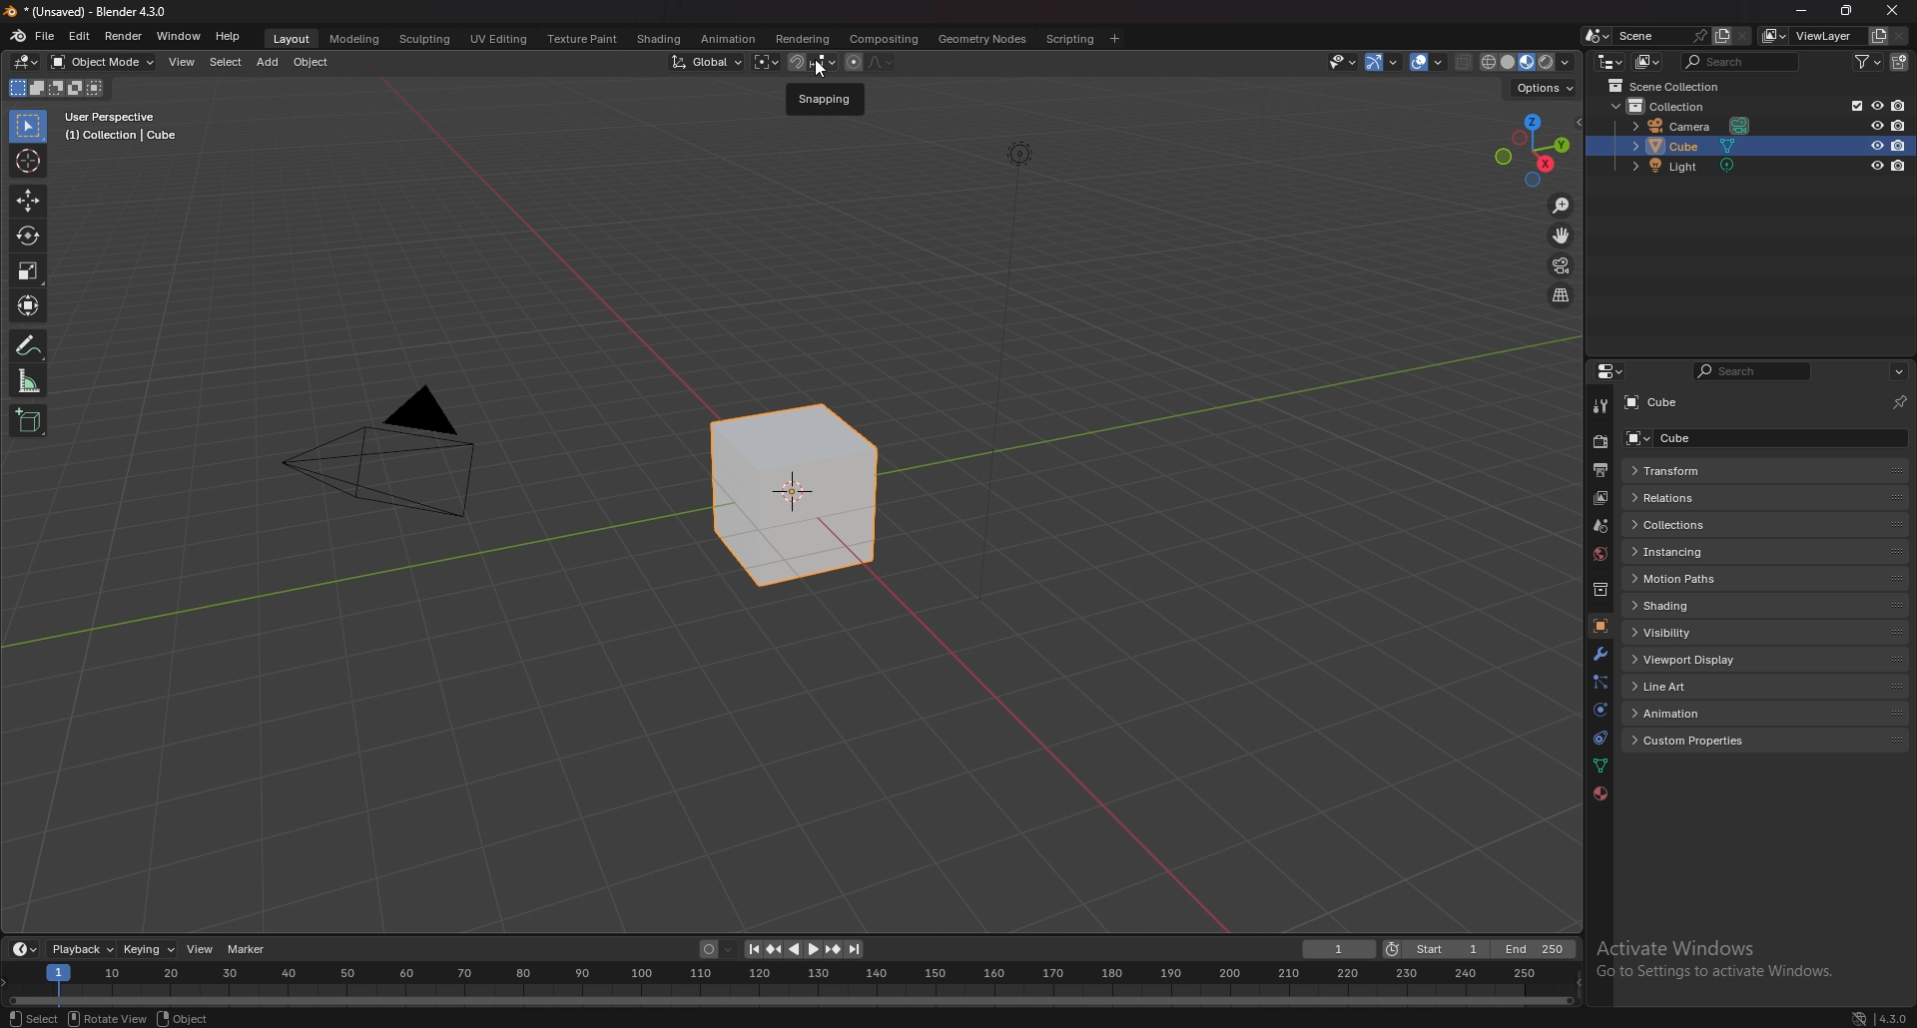 The width and height of the screenshot is (1917, 1028). Describe the element at coordinates (729, 40) in the screenshot. I see `animation` at that location.